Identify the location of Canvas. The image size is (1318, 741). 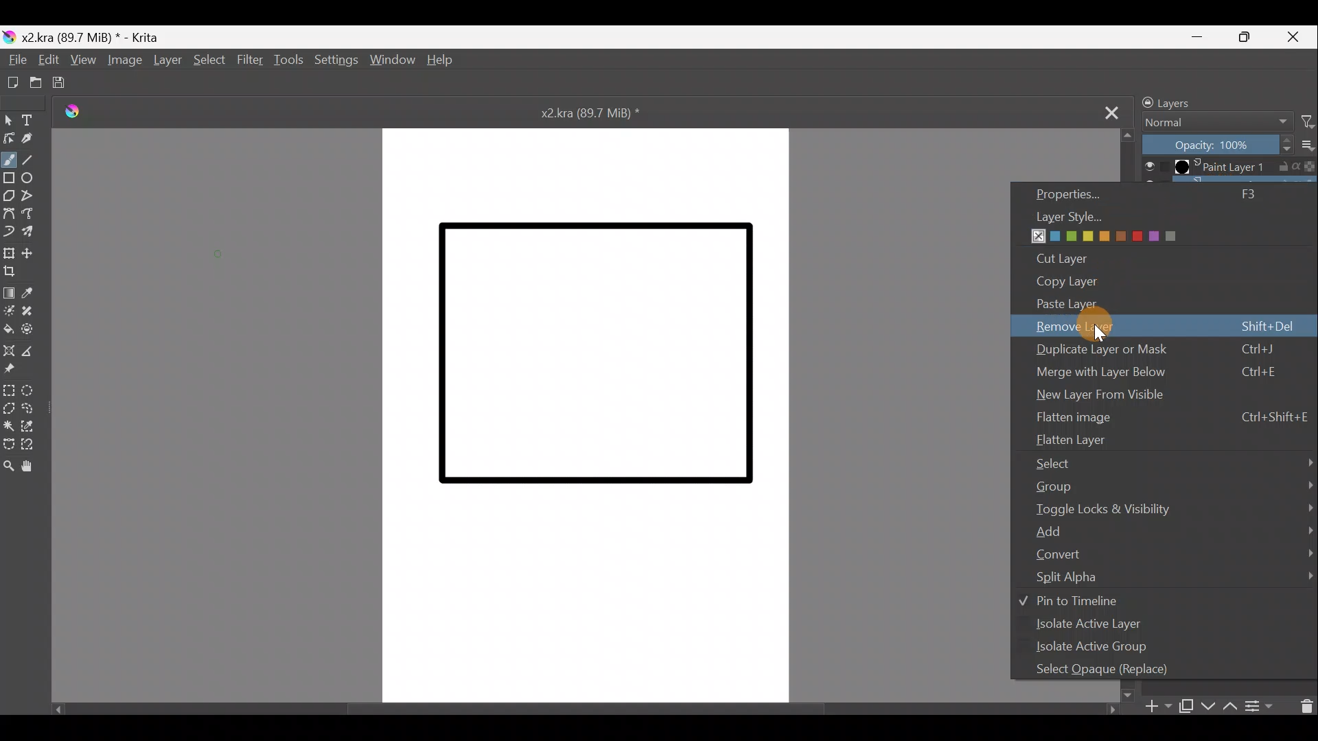
(588, 414).